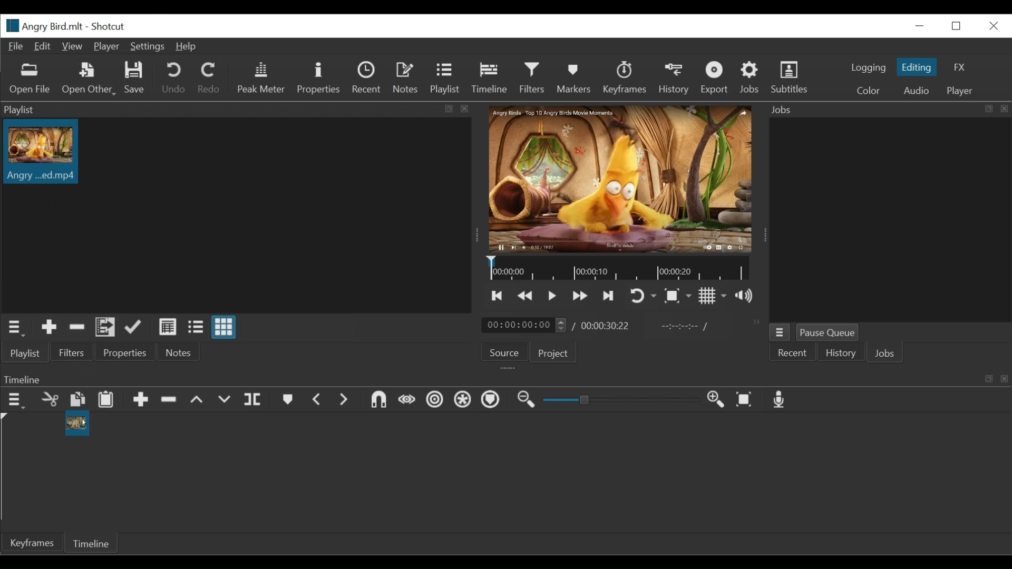 Image resolution: width=1012 pixels, height=569 pixels. I want to click on Markers, so click(574, 76).